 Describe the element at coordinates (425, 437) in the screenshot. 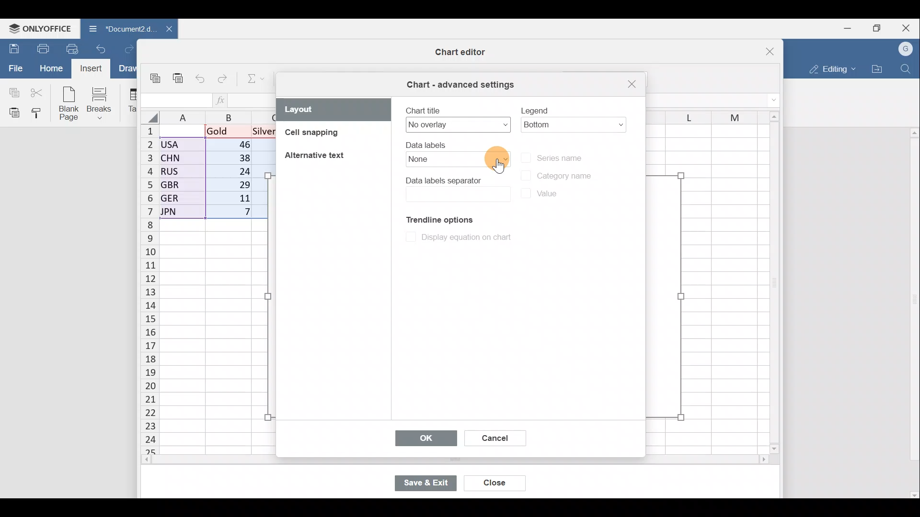

I see `OK` at that location.